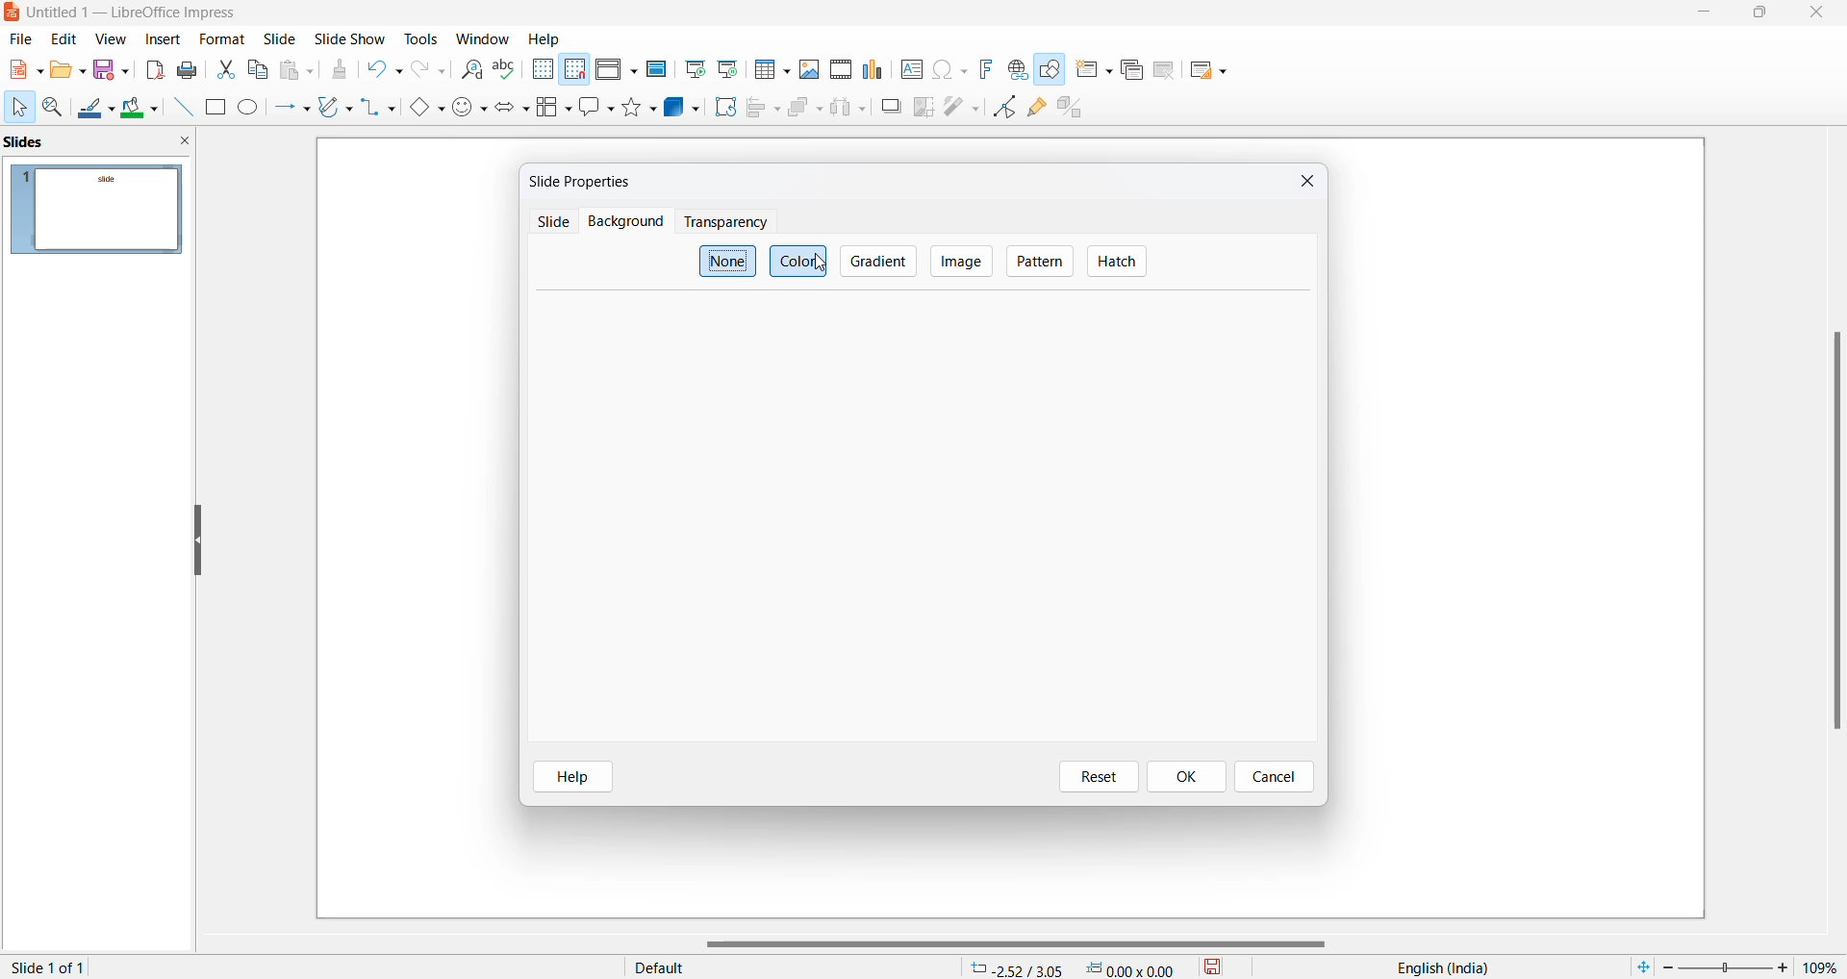 The width and height of the screenshot is (1847, 979). Describe the element at coordinates (1130, 71) in the screenshot. I see `duplicate slide` at that location.